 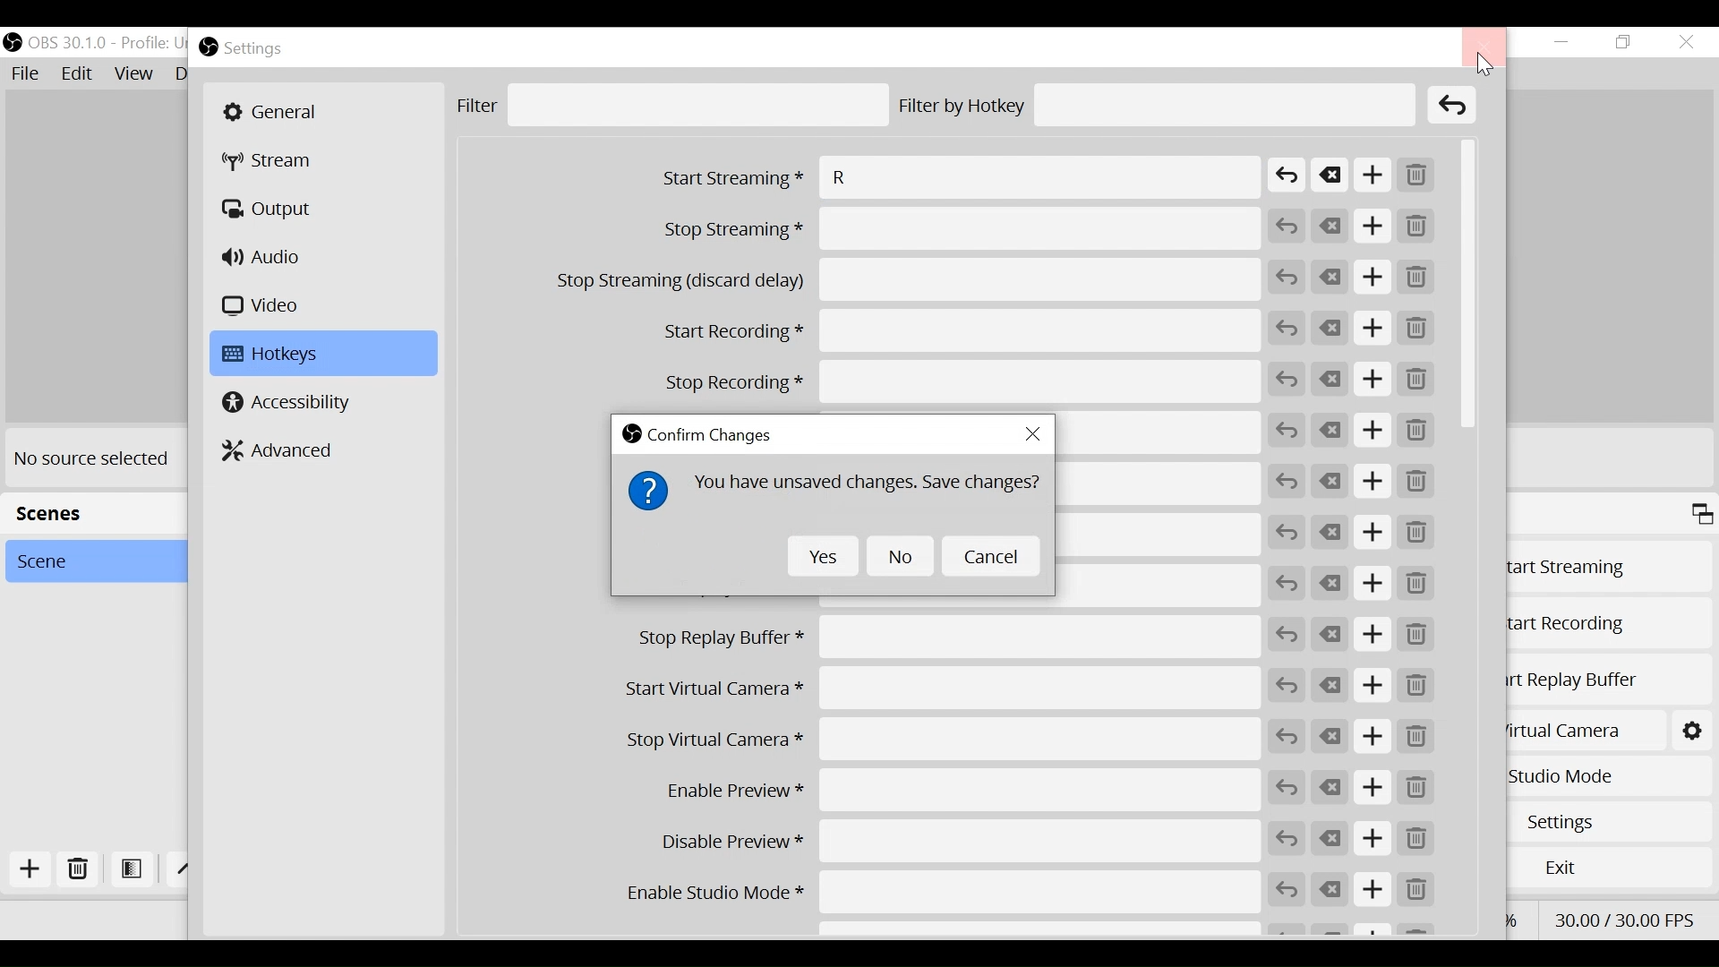 What do you see at coordinates (1333, 685) in the screenshot?
I see `Clear` at bounding box center [1333, 685].